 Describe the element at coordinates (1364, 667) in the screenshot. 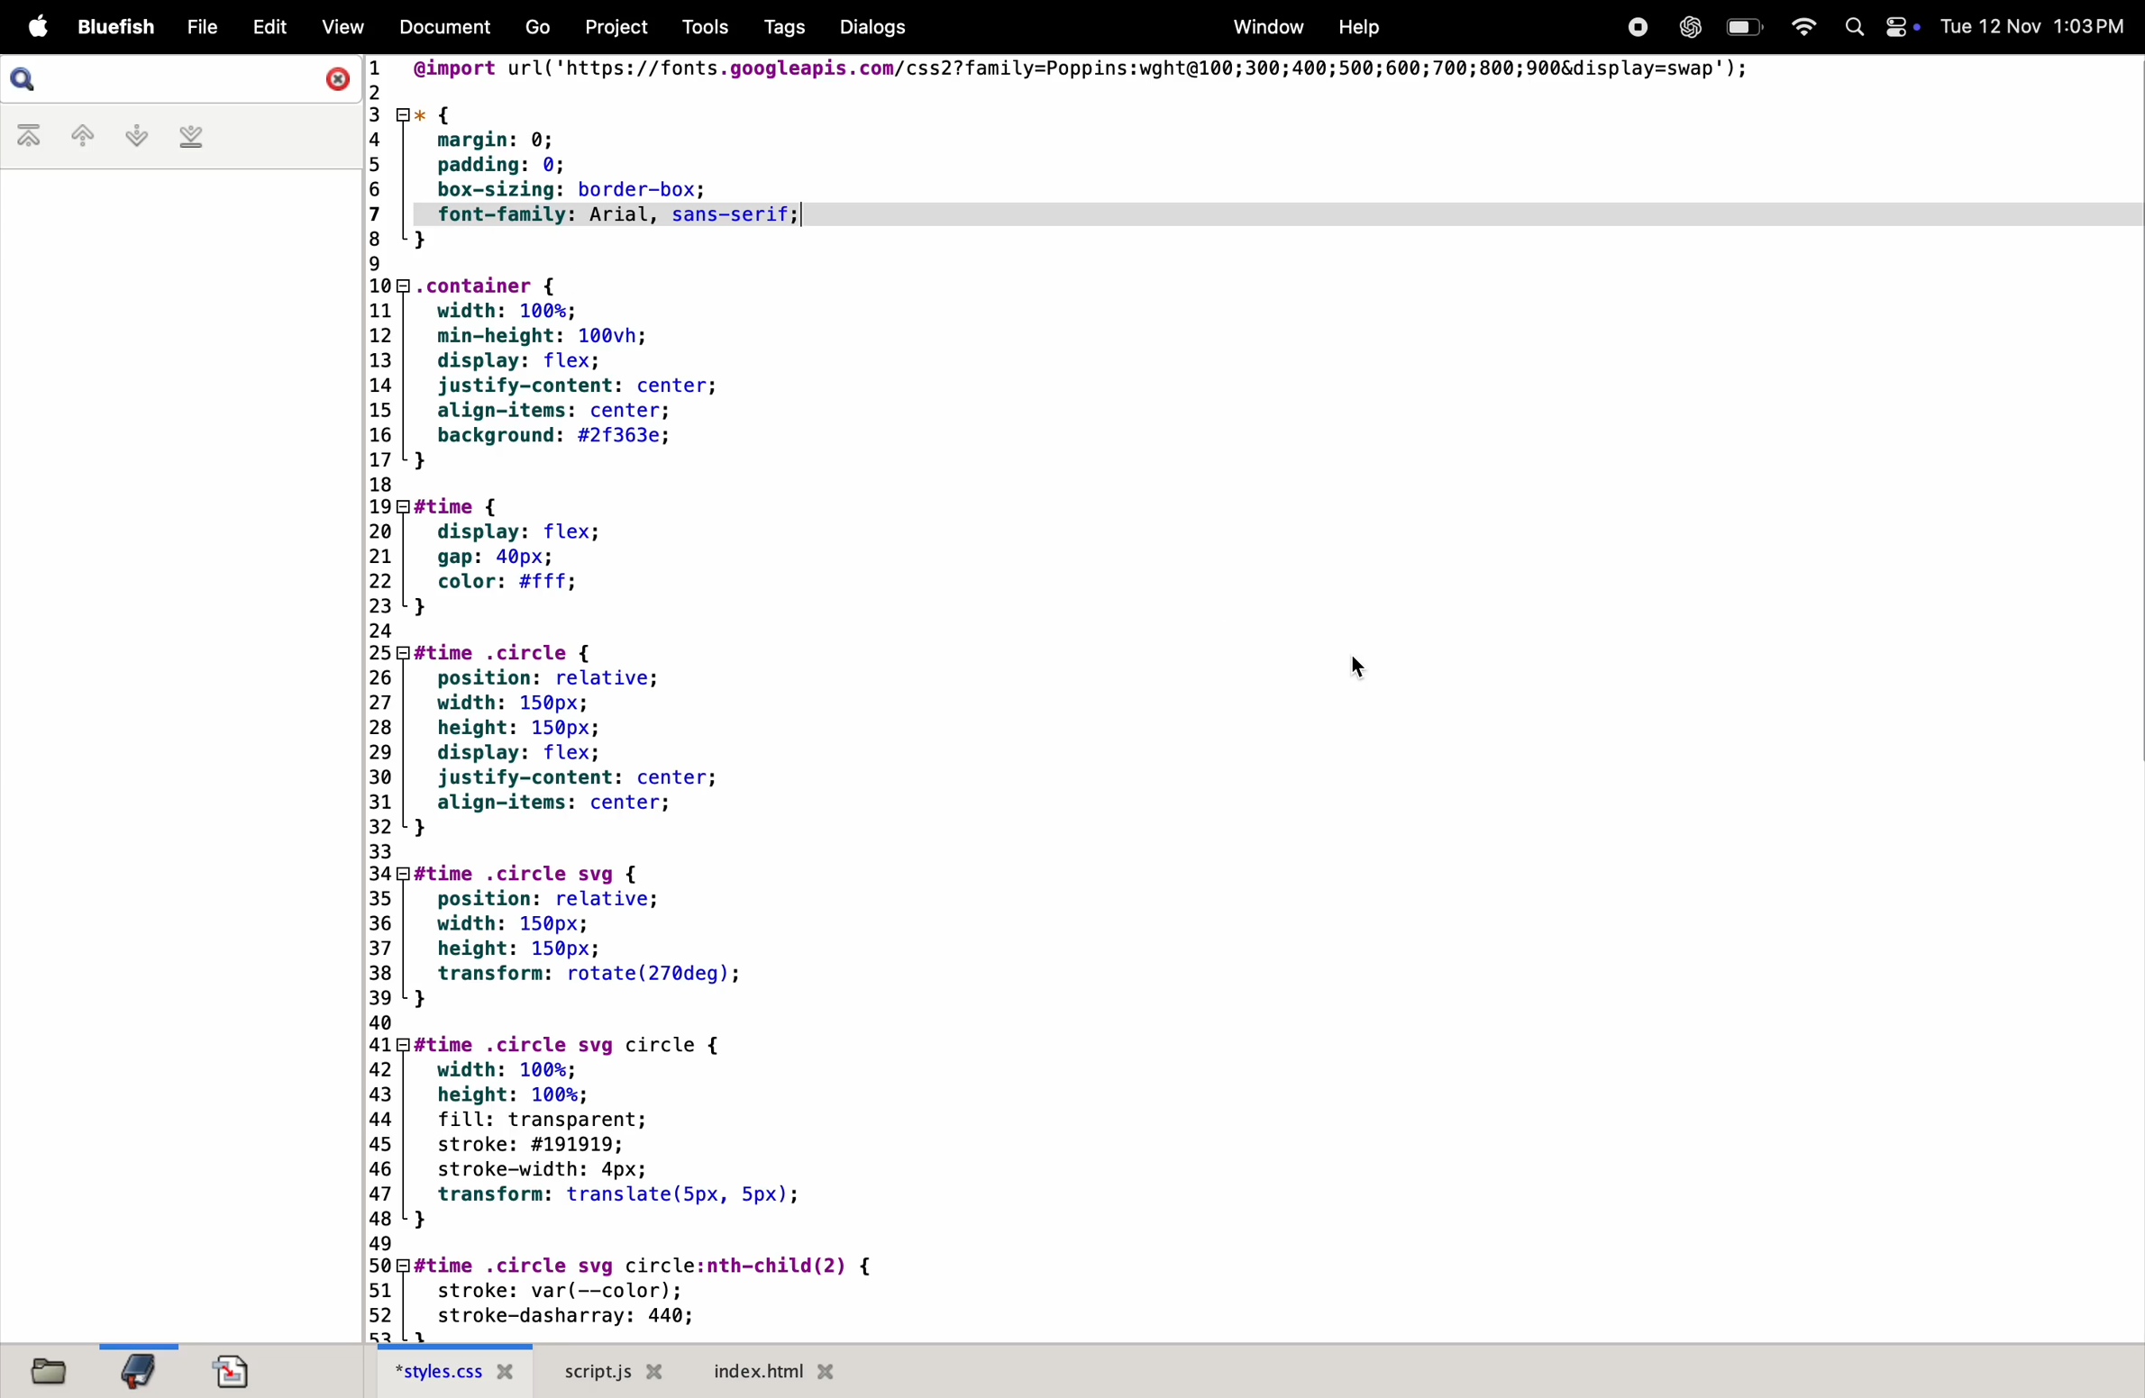

I see `cursor` at that location.